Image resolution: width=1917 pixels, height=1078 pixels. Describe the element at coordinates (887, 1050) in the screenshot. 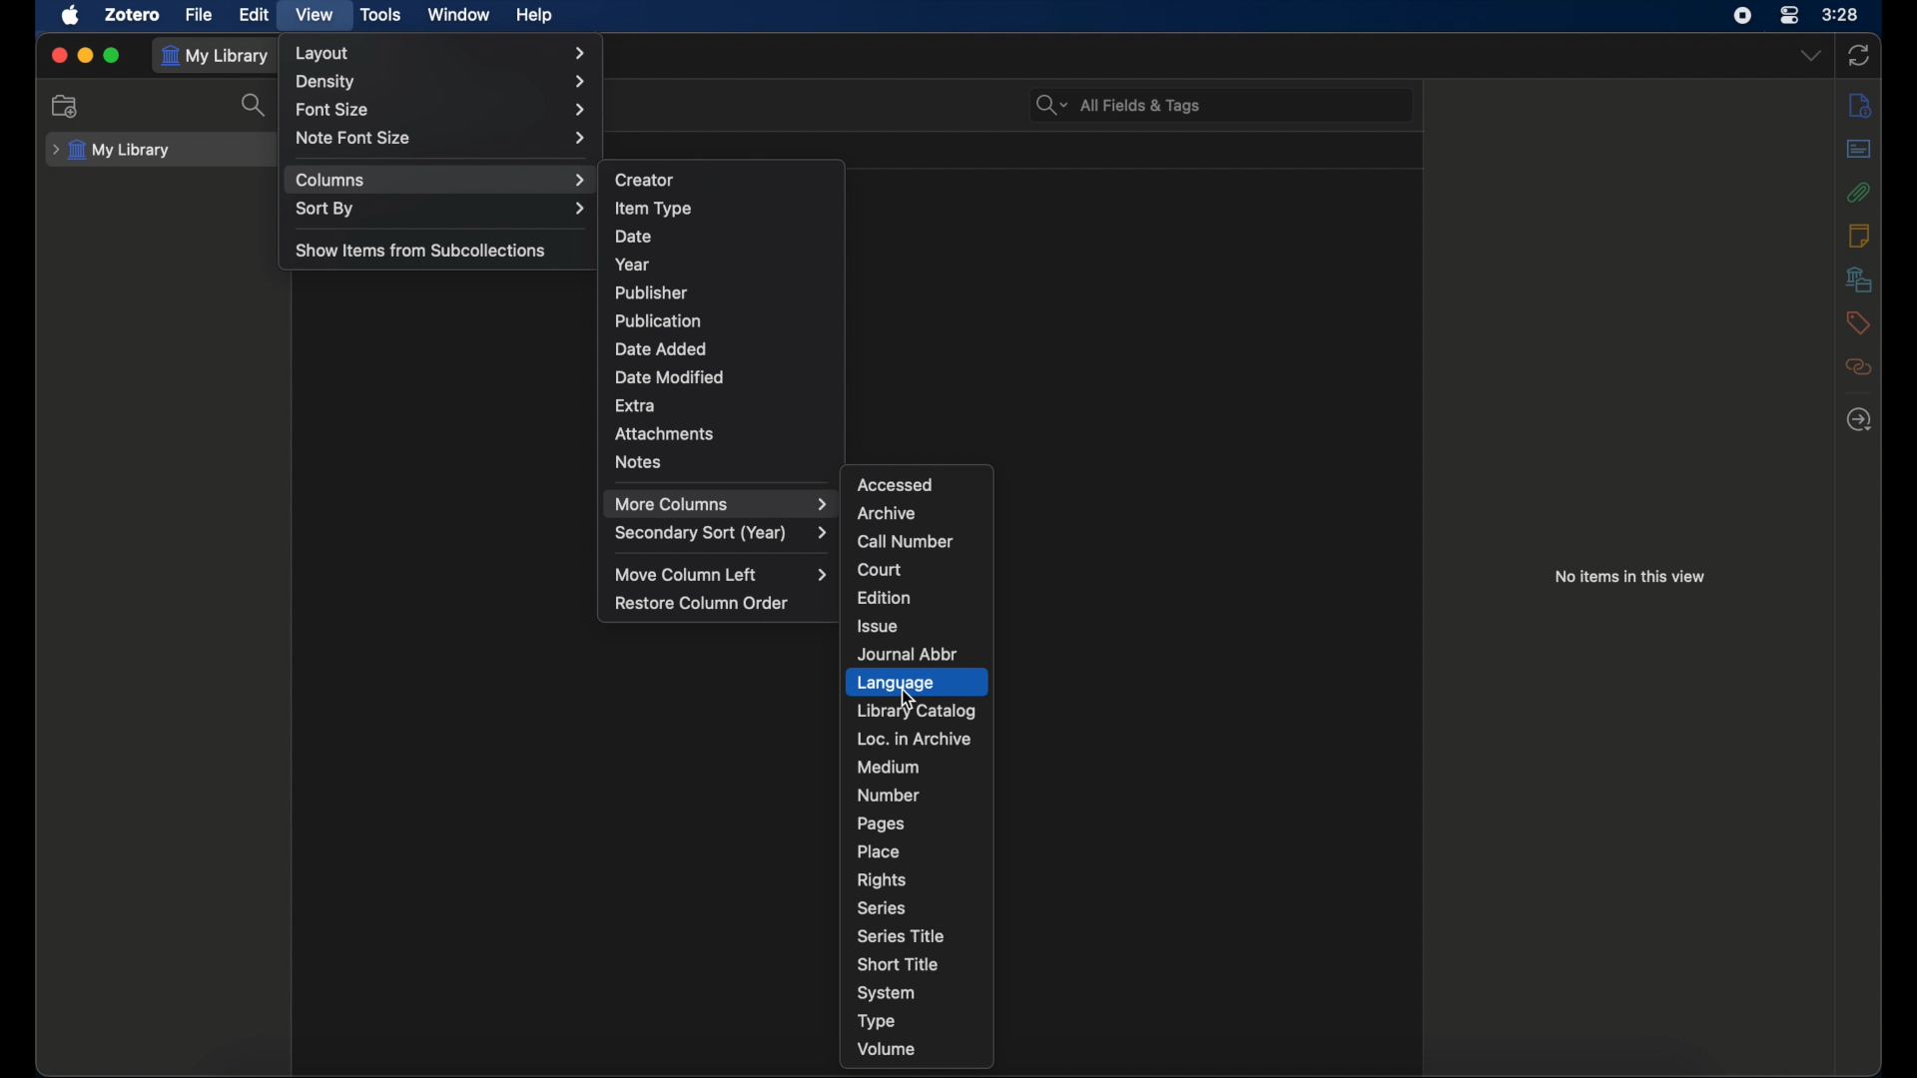

I see `volume` at that location.